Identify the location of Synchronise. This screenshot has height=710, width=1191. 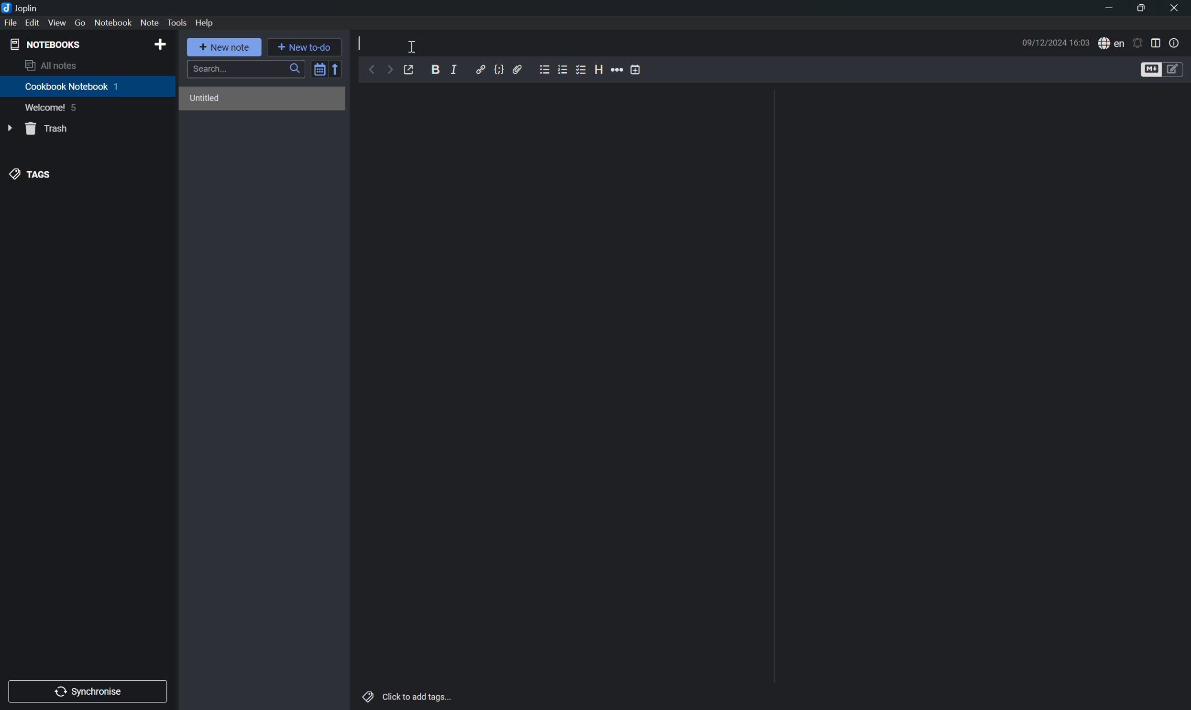
(89, 691).